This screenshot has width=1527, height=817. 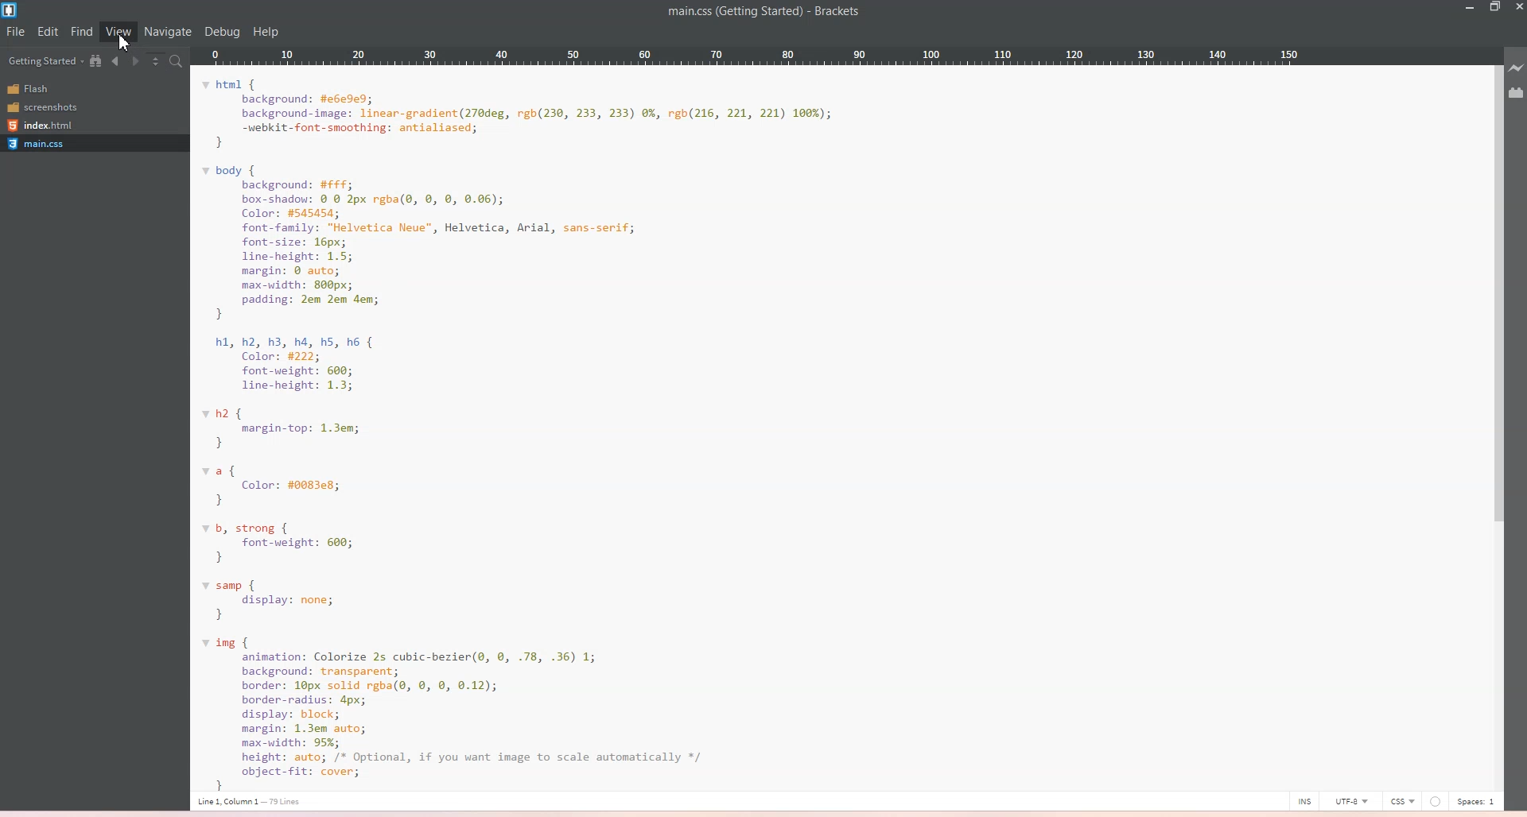 What do you see at coordinates (763, 14) in the screenshot?
I see `main.css(Getting Started)-Brackets` at bounding box center [763, 14].